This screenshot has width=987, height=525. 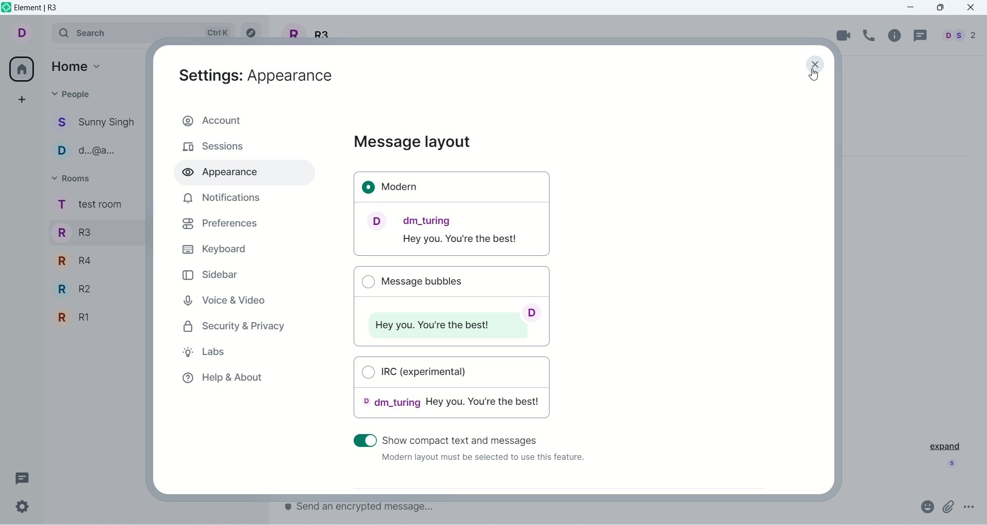 I want to click on all rooms, so click(x=19, y=69).